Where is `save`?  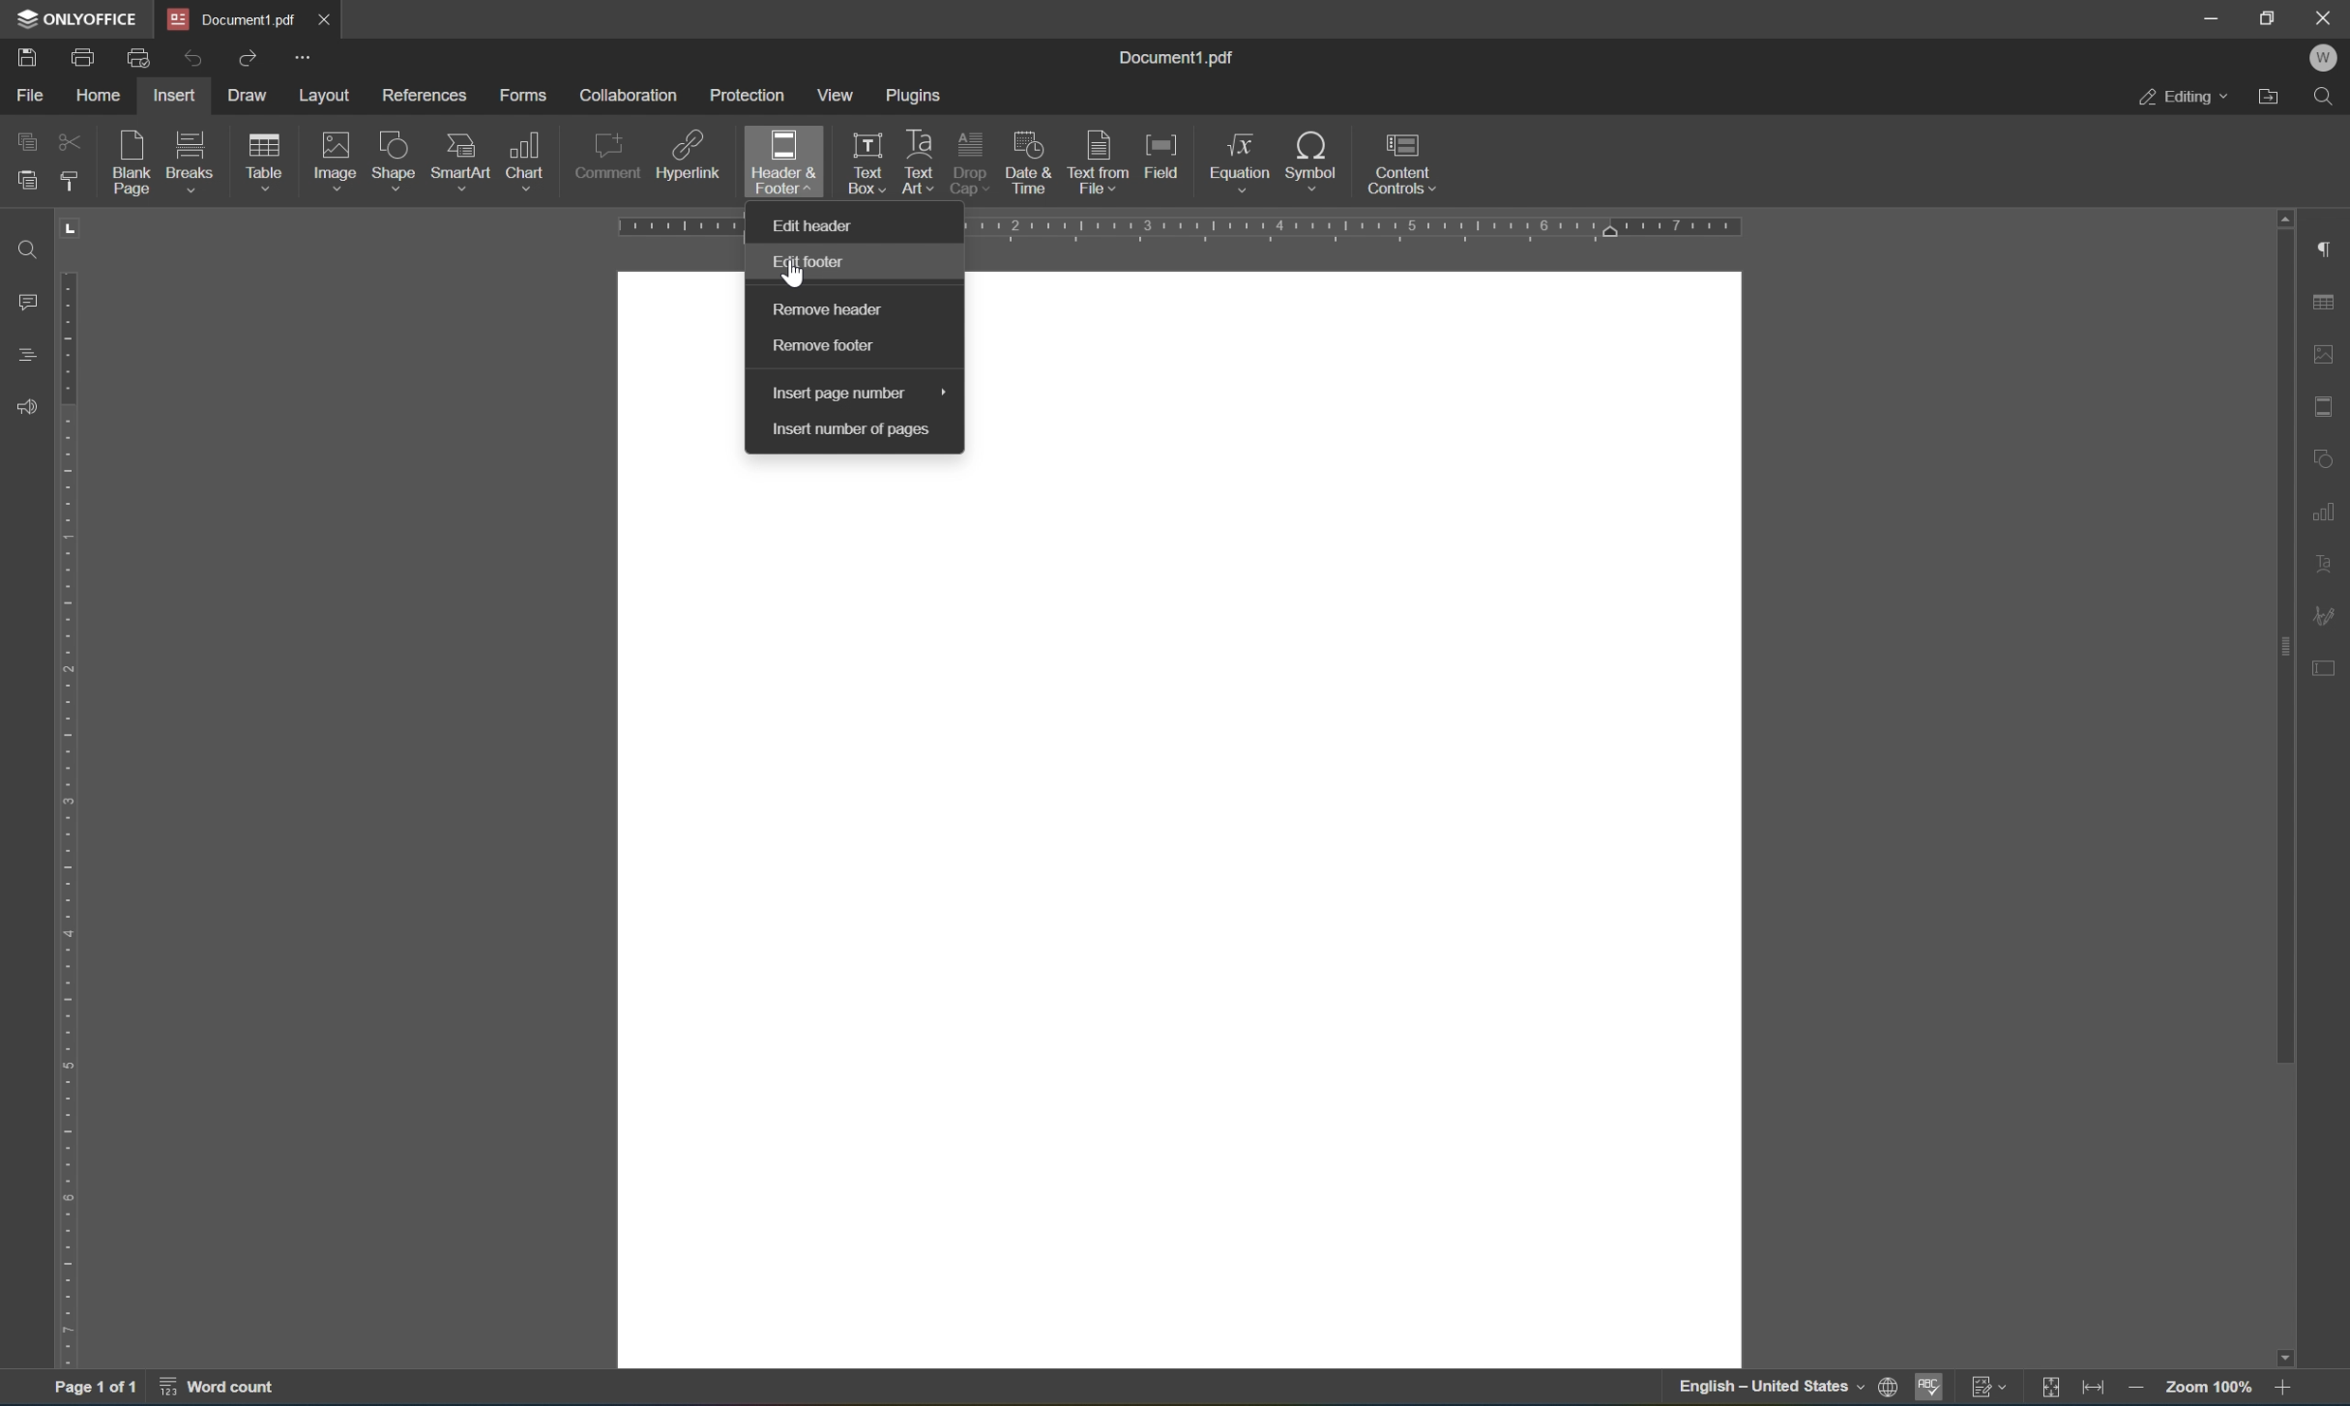 save is located at coordinates (24, 57).